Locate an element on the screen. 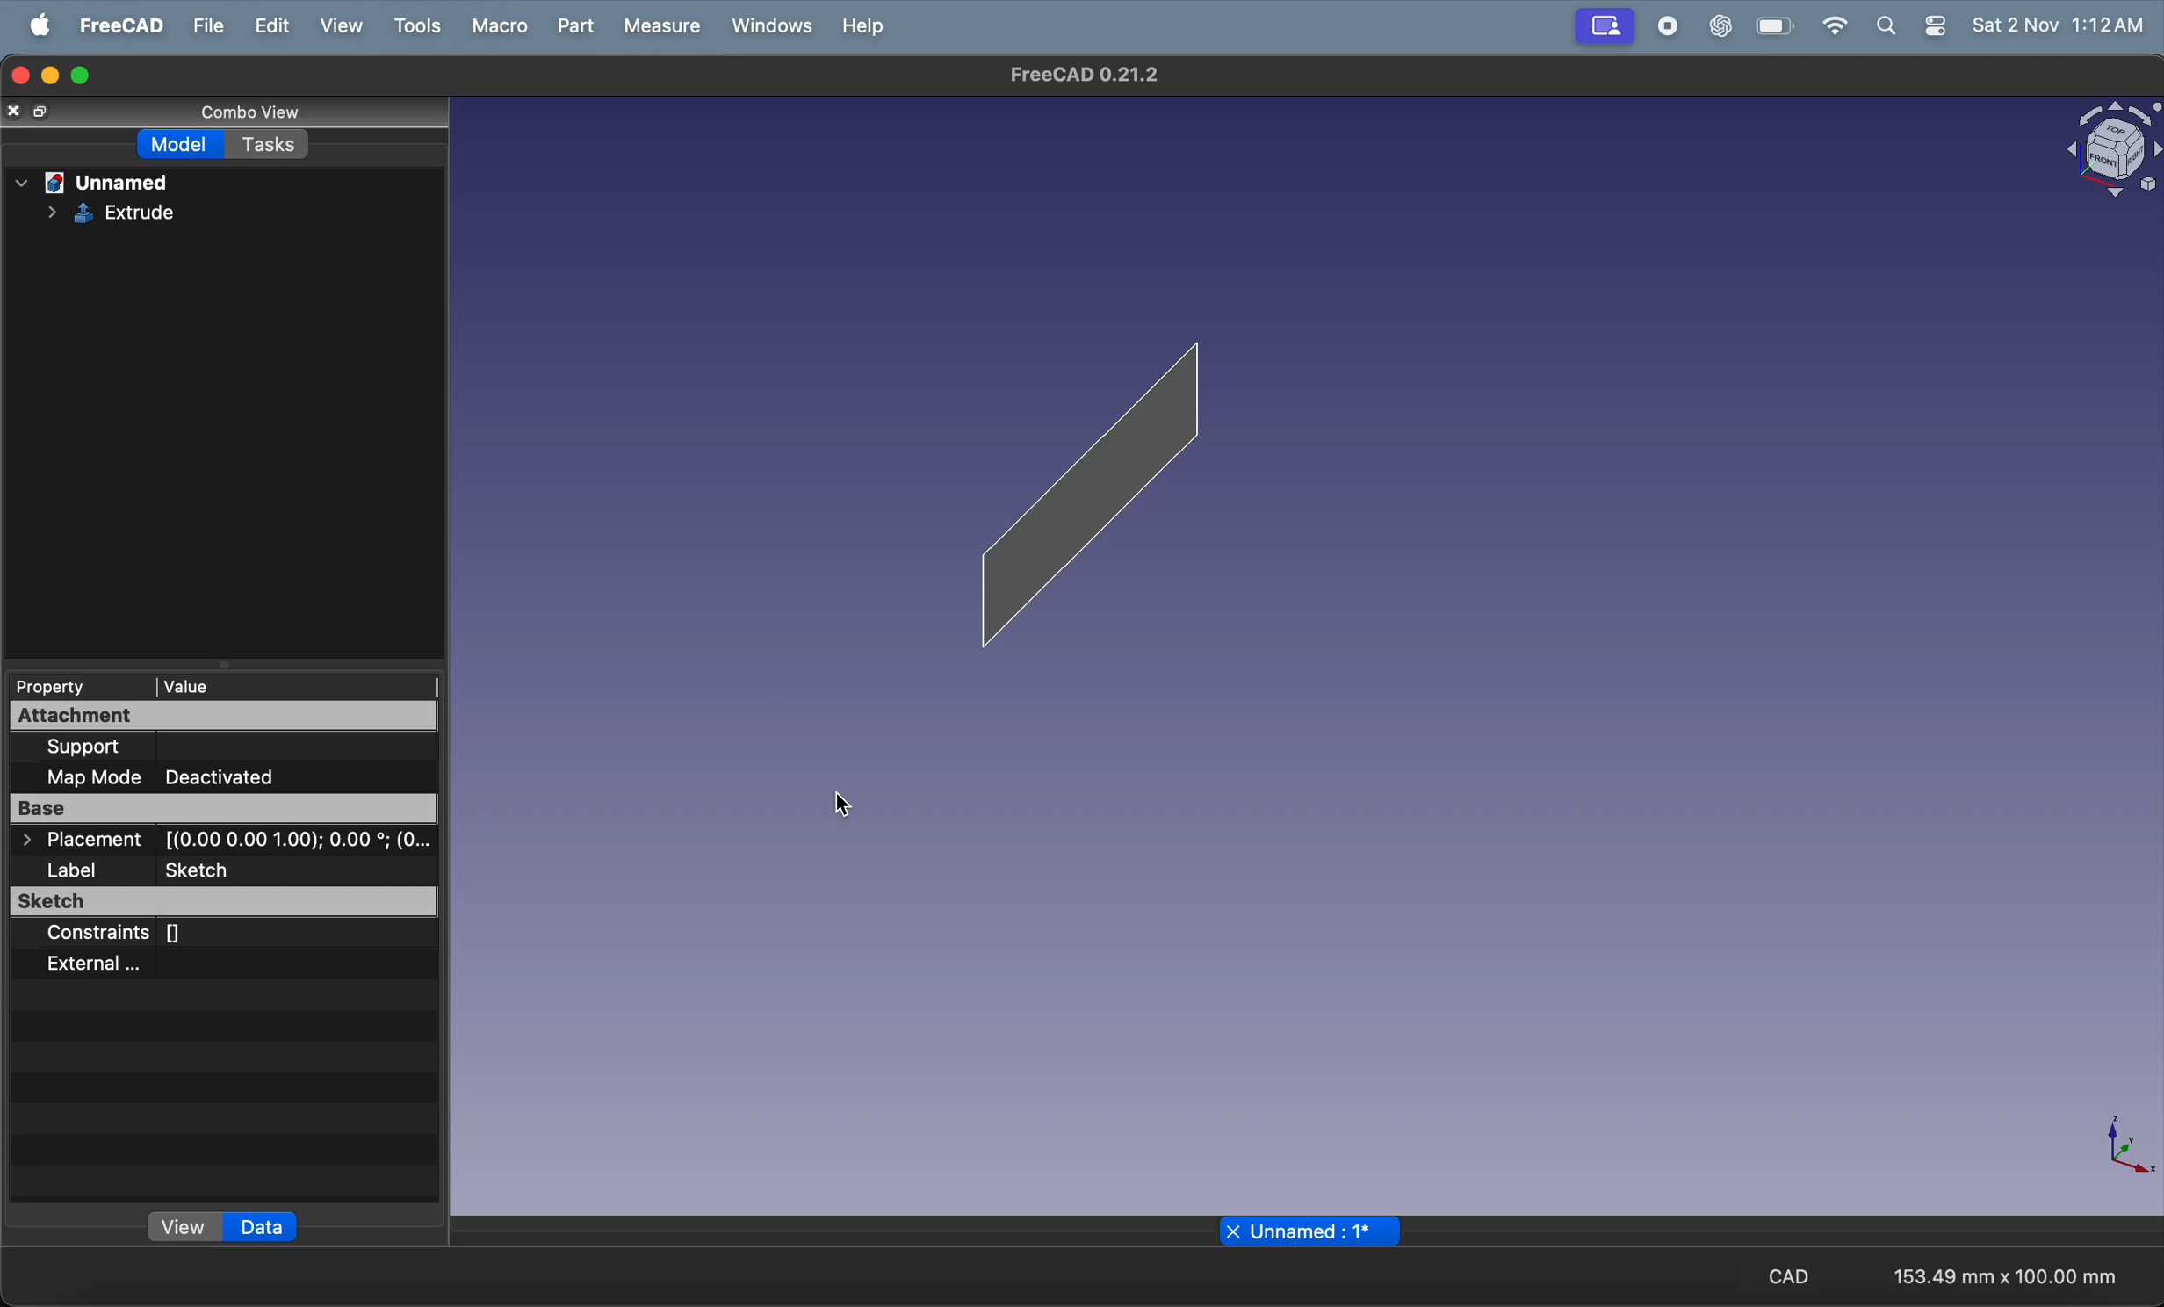 This screenshot has width=2164, height=1307. wifi is located at coordinates (1836, 27).